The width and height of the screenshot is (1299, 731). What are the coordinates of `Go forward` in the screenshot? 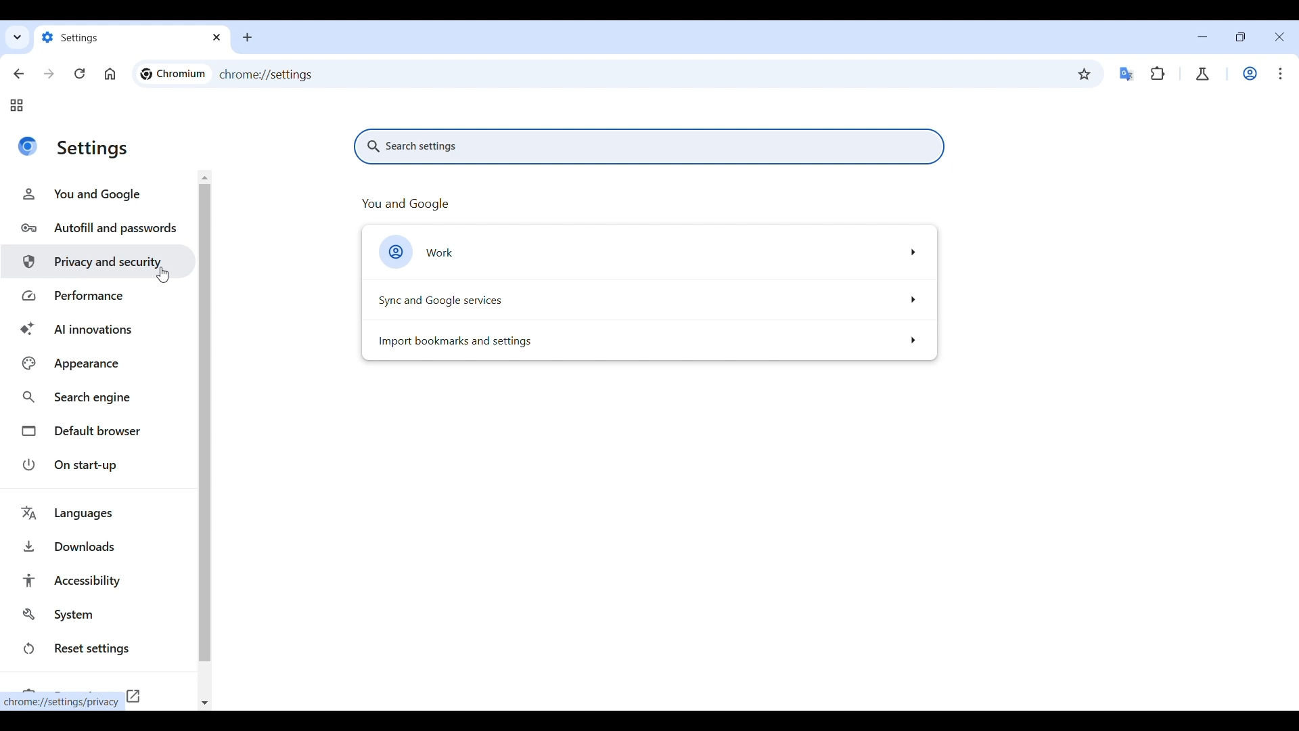 It's located at (49, 74).